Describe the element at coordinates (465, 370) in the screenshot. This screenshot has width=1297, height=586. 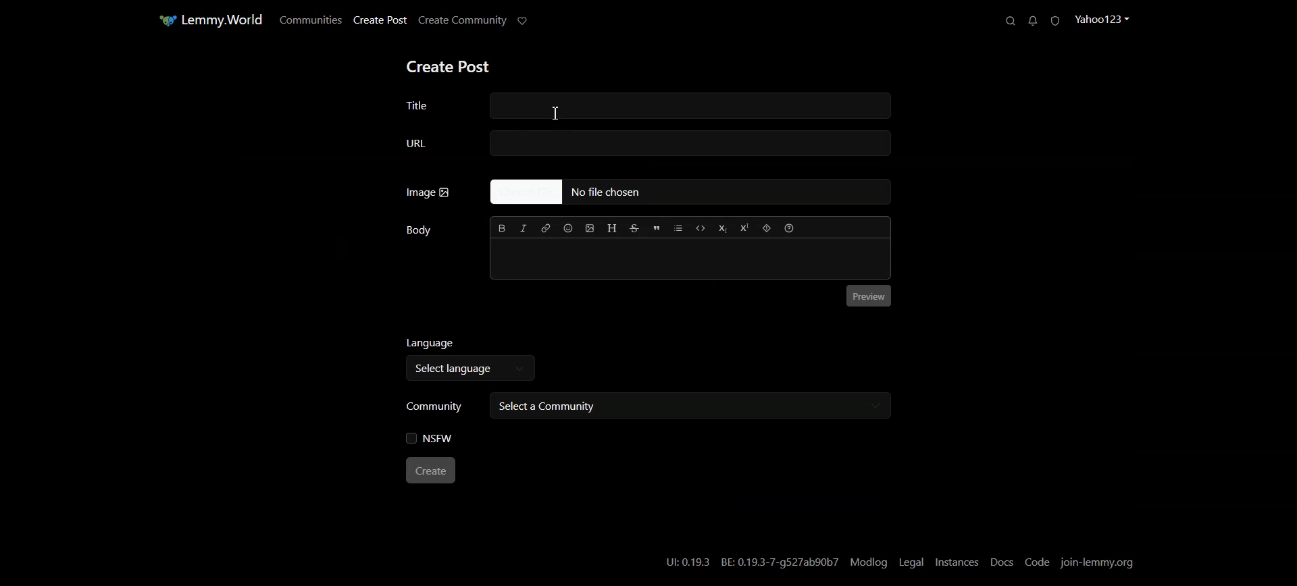
I see `Select language` at that location.